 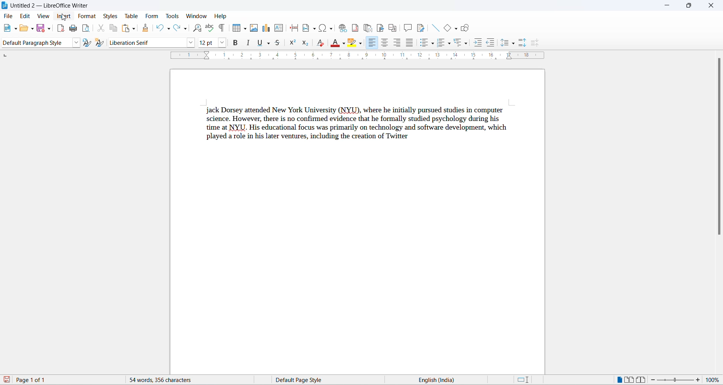 What do you see at coordinates (361, 44) in the screenshot?
I see `character highlighting color` at bounding box center [361, 44].